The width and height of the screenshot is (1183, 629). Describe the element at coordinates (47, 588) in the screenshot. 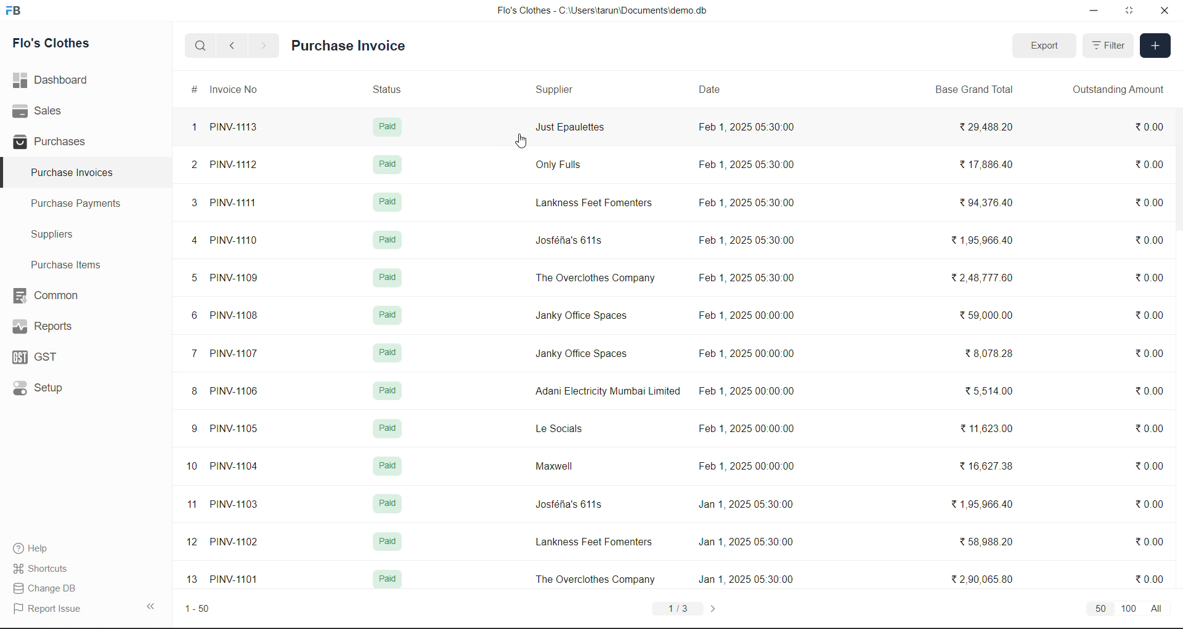

I see `| Change DB` at that location.